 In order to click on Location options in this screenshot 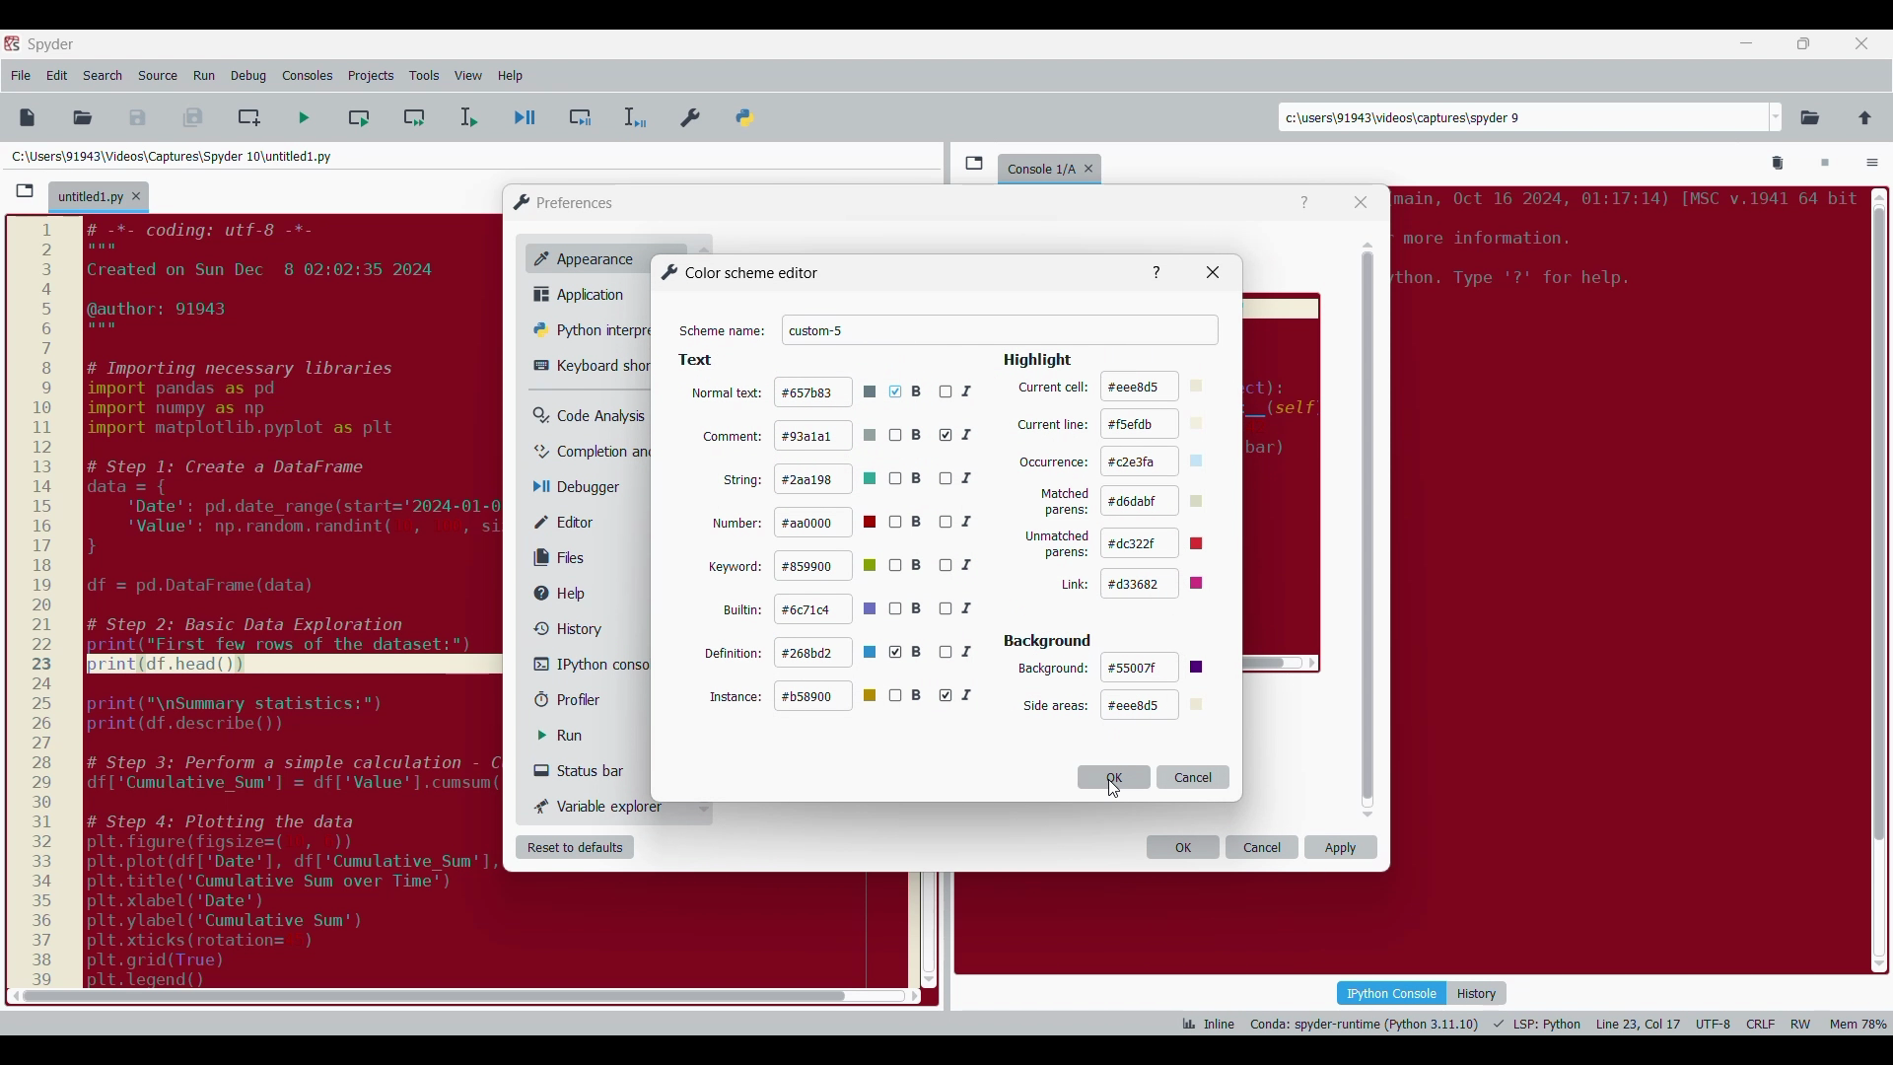, I will do `click(1777, 117)`.